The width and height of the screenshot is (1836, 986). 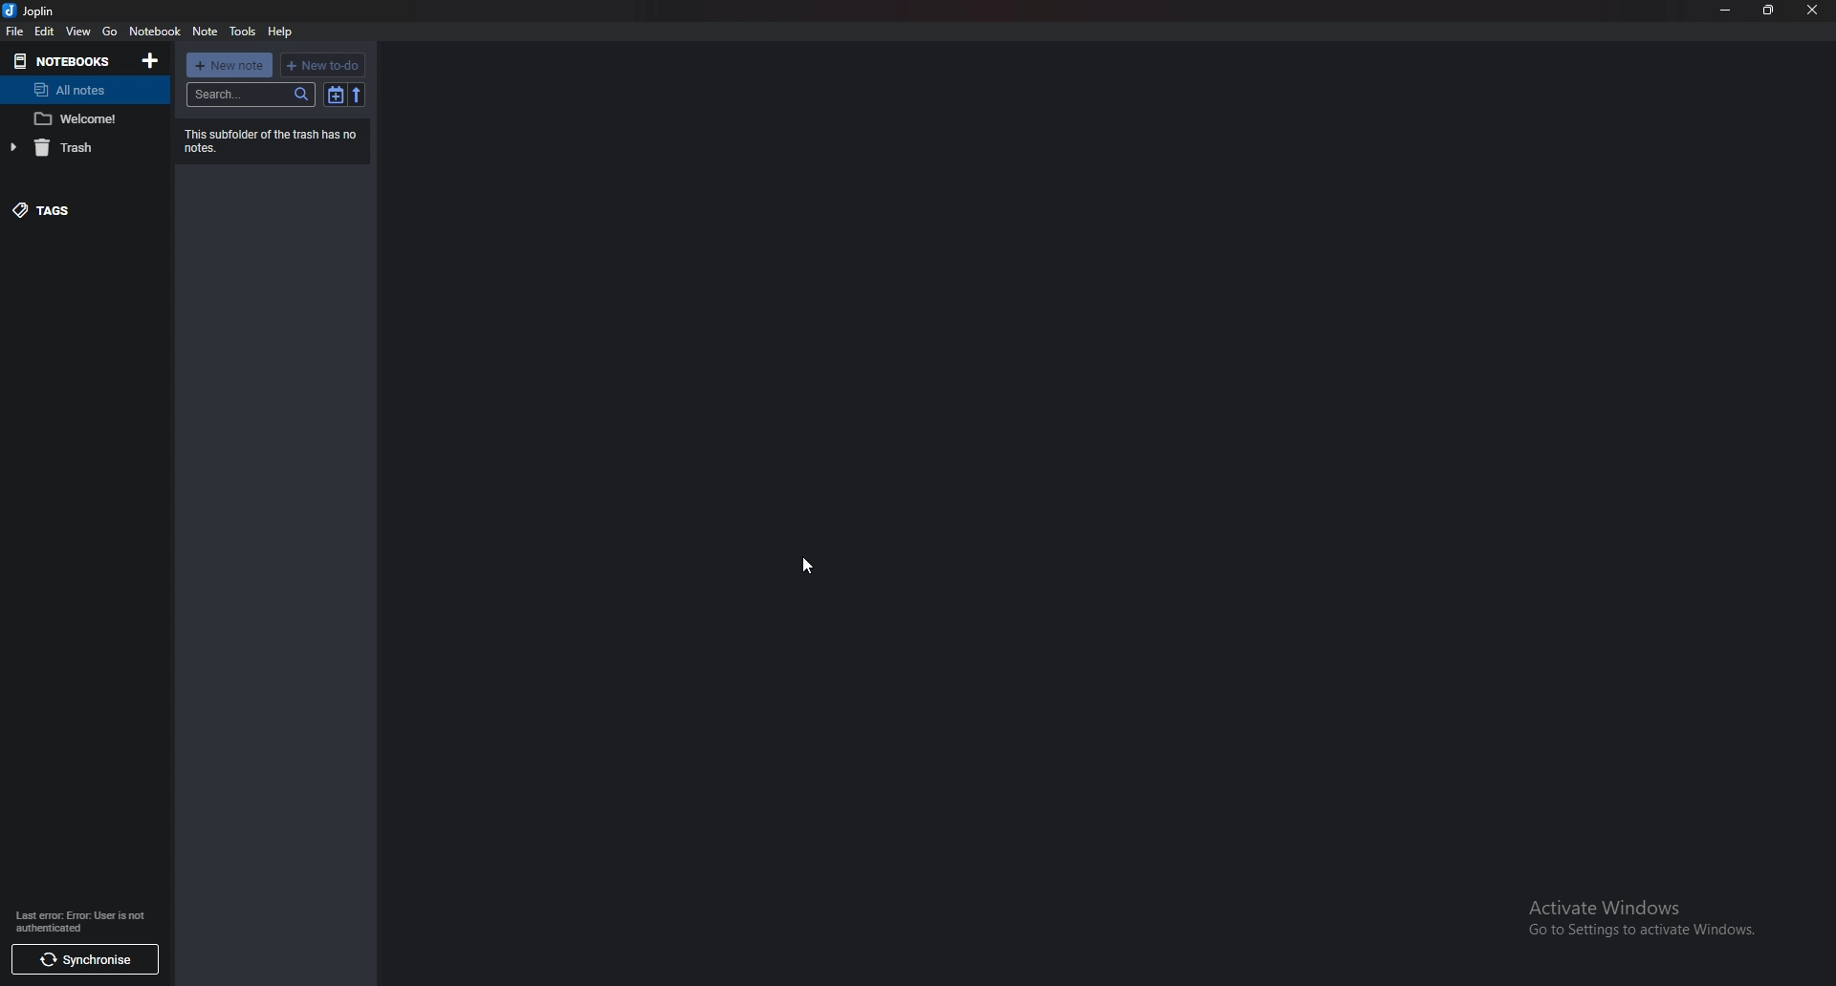 What do you see at coordinates (80, 146) in the screenshot?
I see `trash` at bounding box center [80, 146].